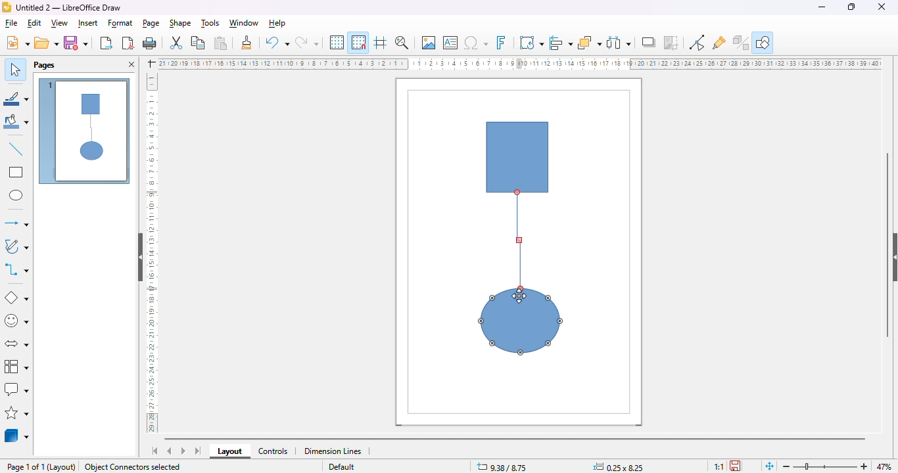  What do you see at coordinates (862, 466) in the screenshot?
I see `zoom in` at bounding box center [862, 466].